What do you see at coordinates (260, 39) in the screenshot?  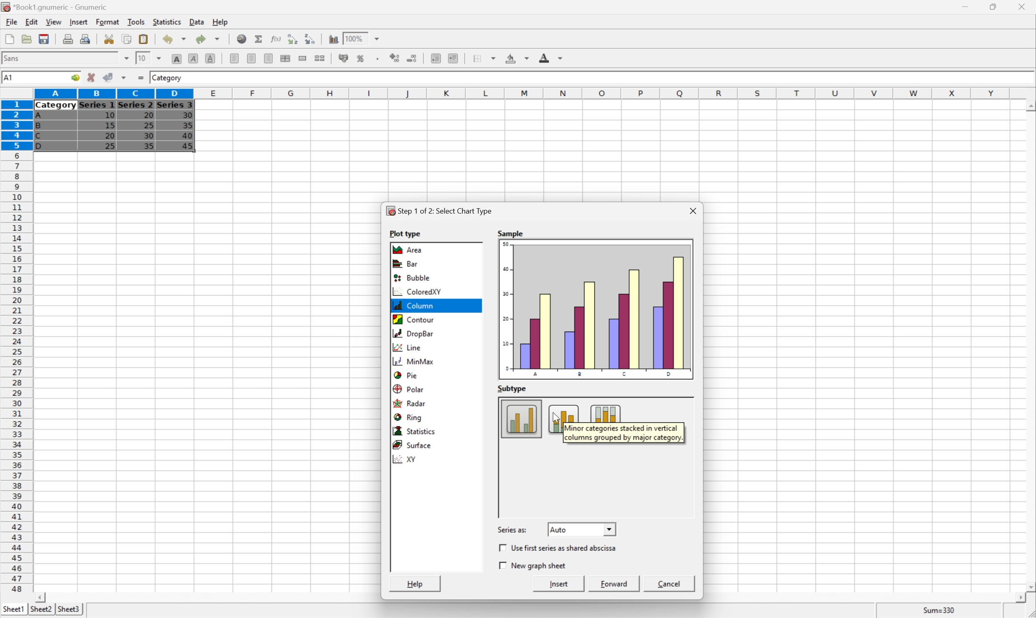 I see `Sum in current cell` at bounding box center [260, 39].